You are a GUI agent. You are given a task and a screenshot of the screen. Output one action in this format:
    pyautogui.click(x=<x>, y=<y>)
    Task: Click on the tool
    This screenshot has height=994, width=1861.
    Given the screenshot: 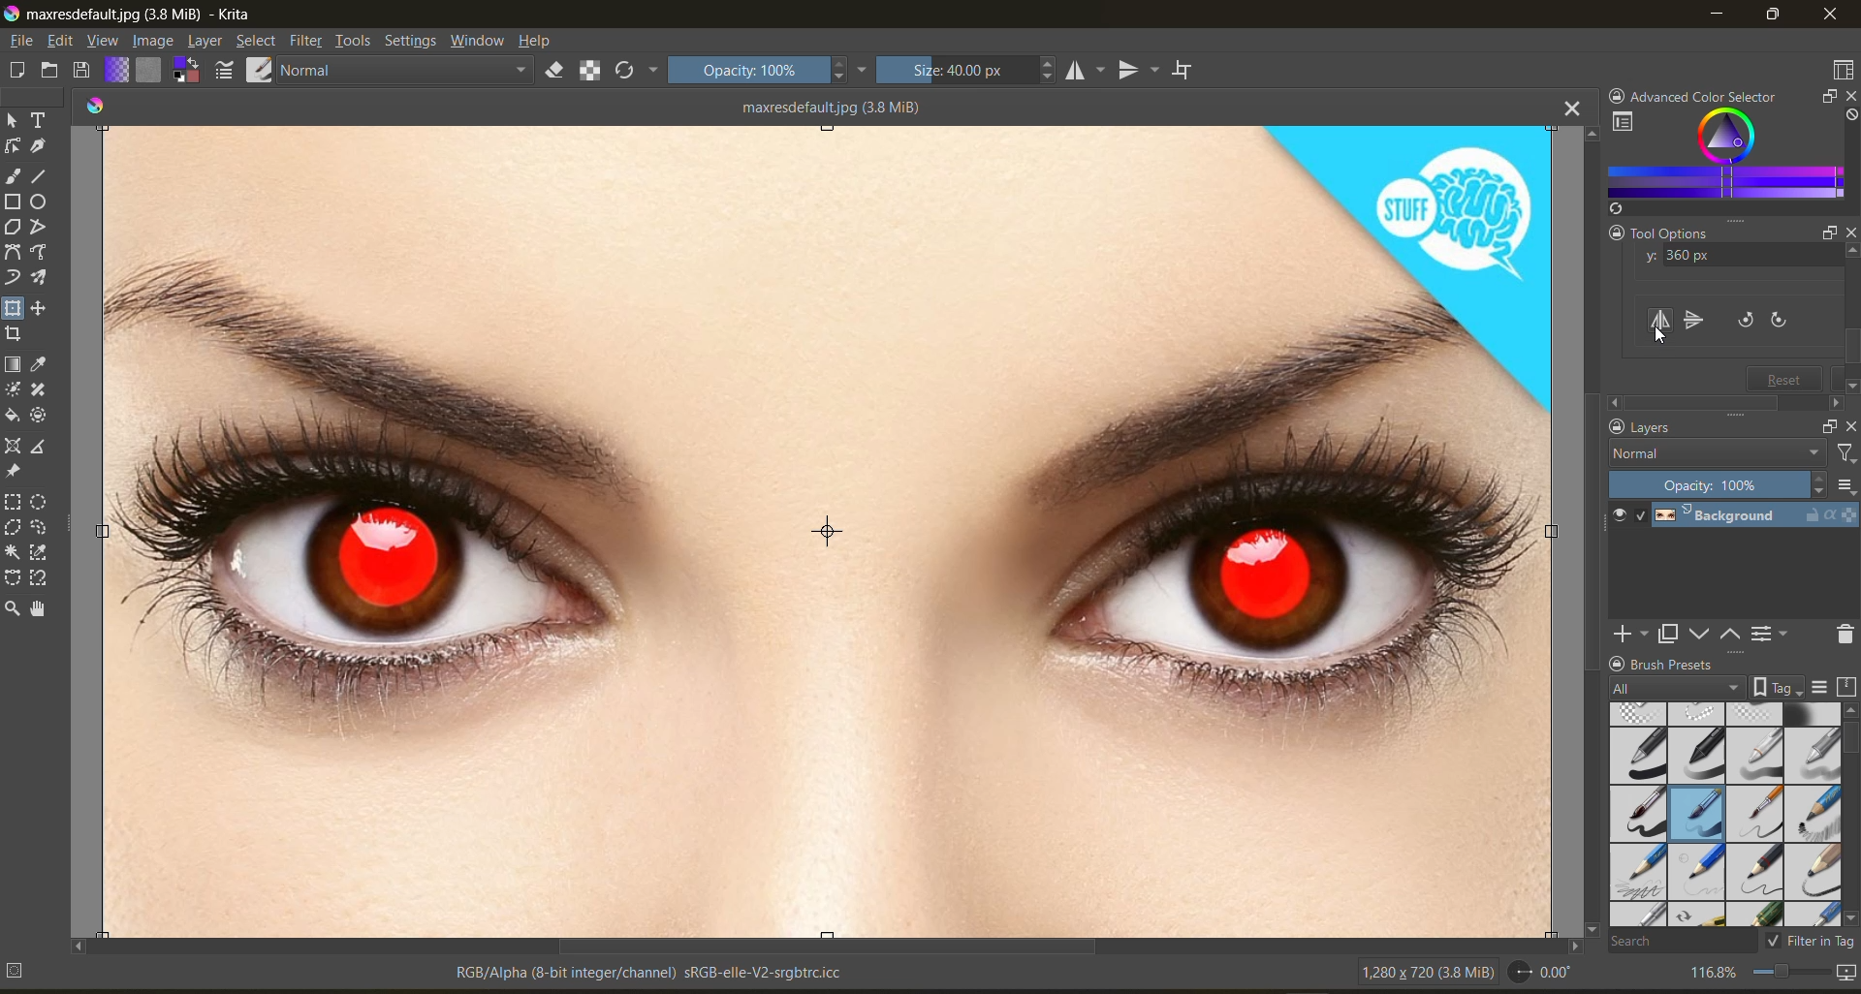 What is the action you would take?
    pyautogui.click(x=41, y=118)
    